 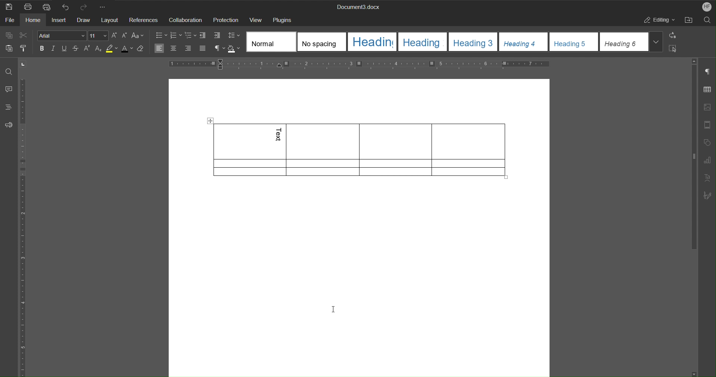 I want to click on Highlight, so click(x=112, y=48).